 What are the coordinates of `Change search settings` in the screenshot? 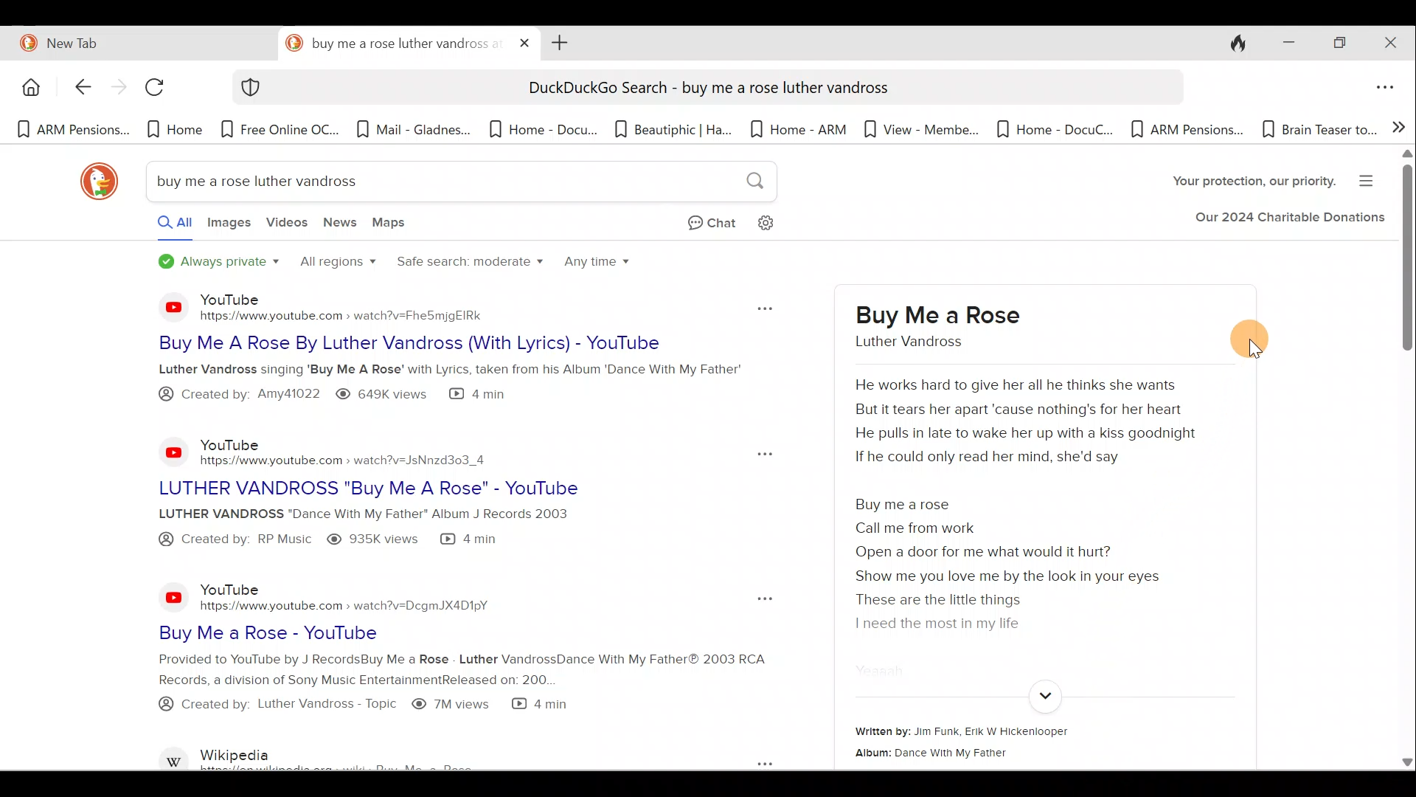 It's located at (778, 221).